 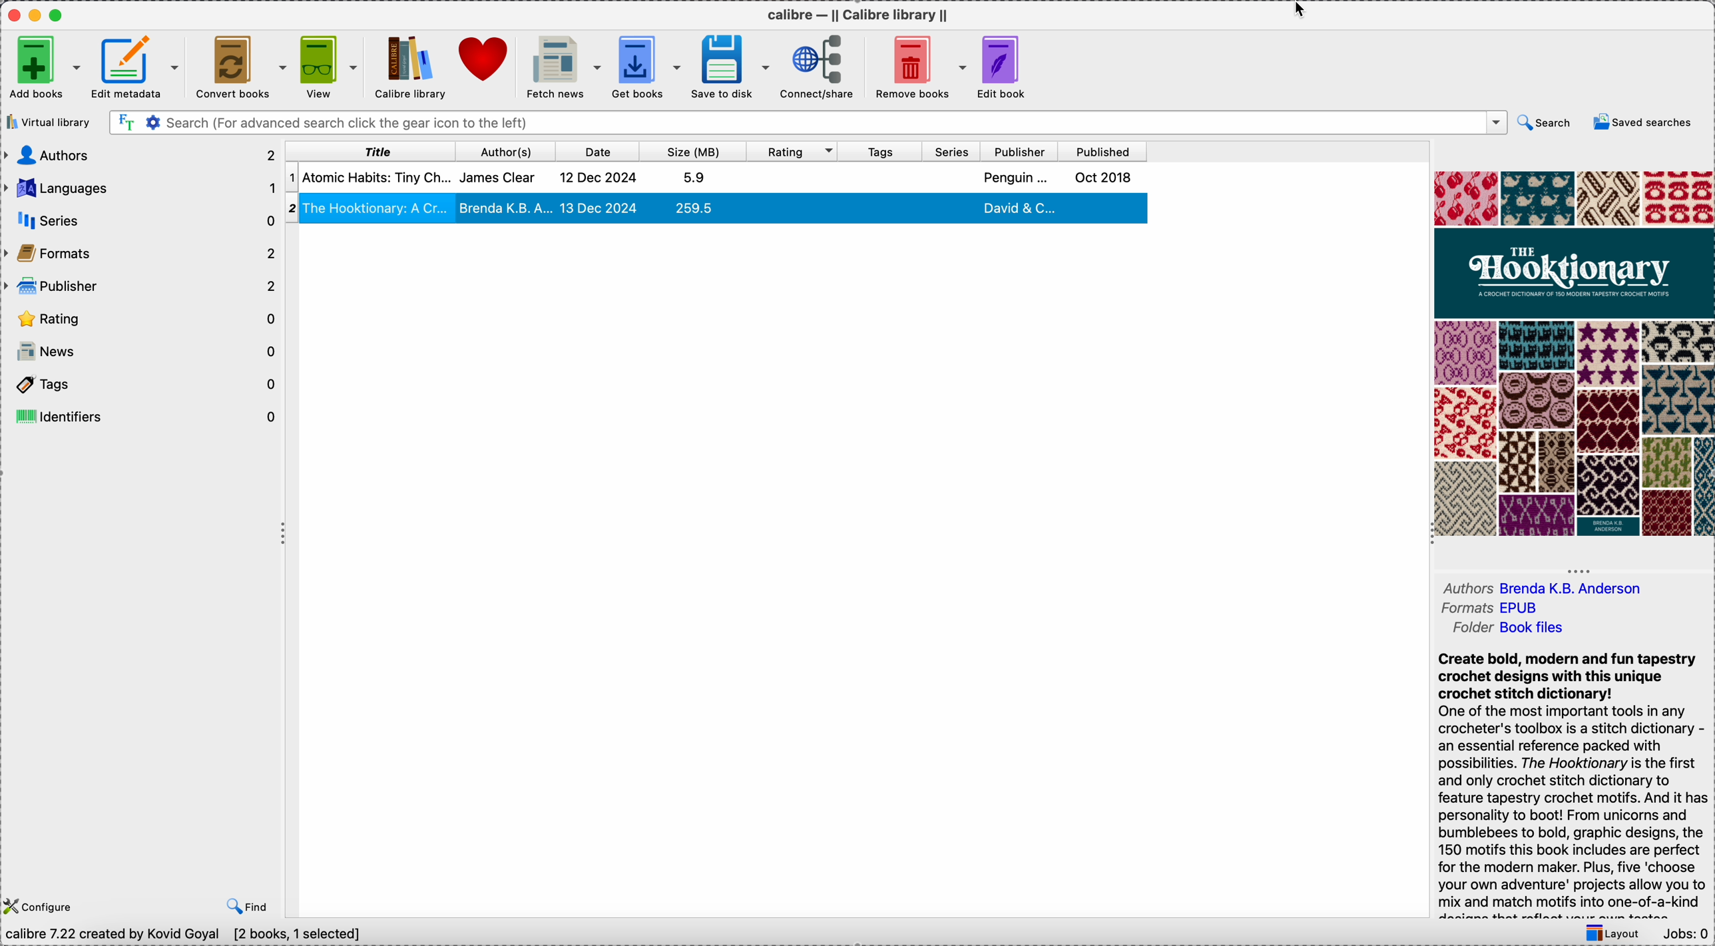 What do you see at coordinates (1539, 588) in the screenshot?
I see `authors Brenda K.B Anderson` at bounding box center [1539, 588].